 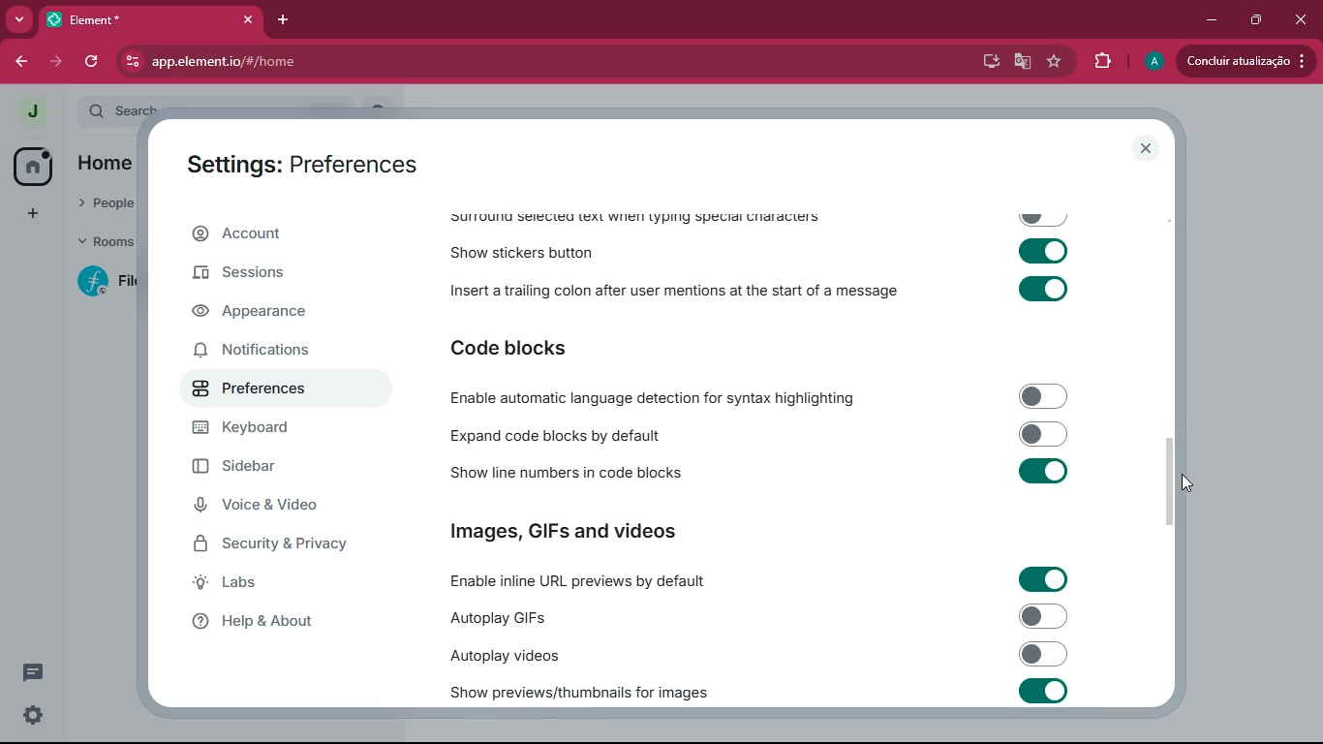 What do you see at coordinates (1176, 482) in the screenshot?
I see `cursor` at bounding box center [1176, 482].